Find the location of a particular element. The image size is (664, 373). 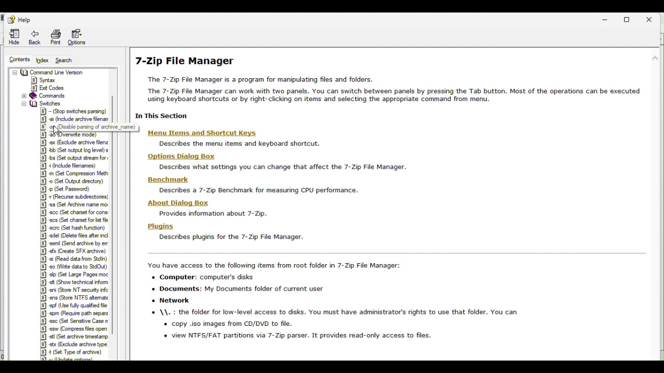

7] + (Read data from Sdn) is located at coordinates (71, 258).